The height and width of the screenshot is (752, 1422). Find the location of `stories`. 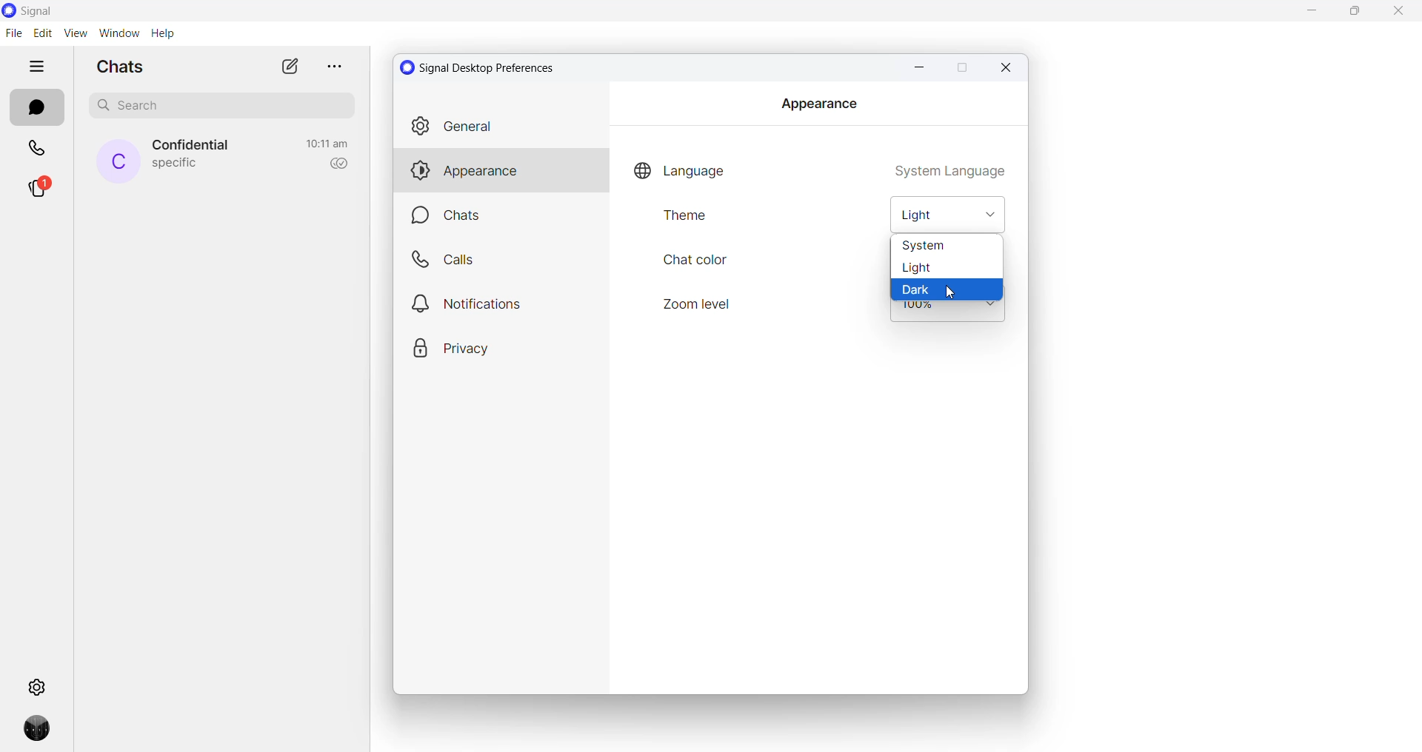

stories is located at coordinates (39, 190).